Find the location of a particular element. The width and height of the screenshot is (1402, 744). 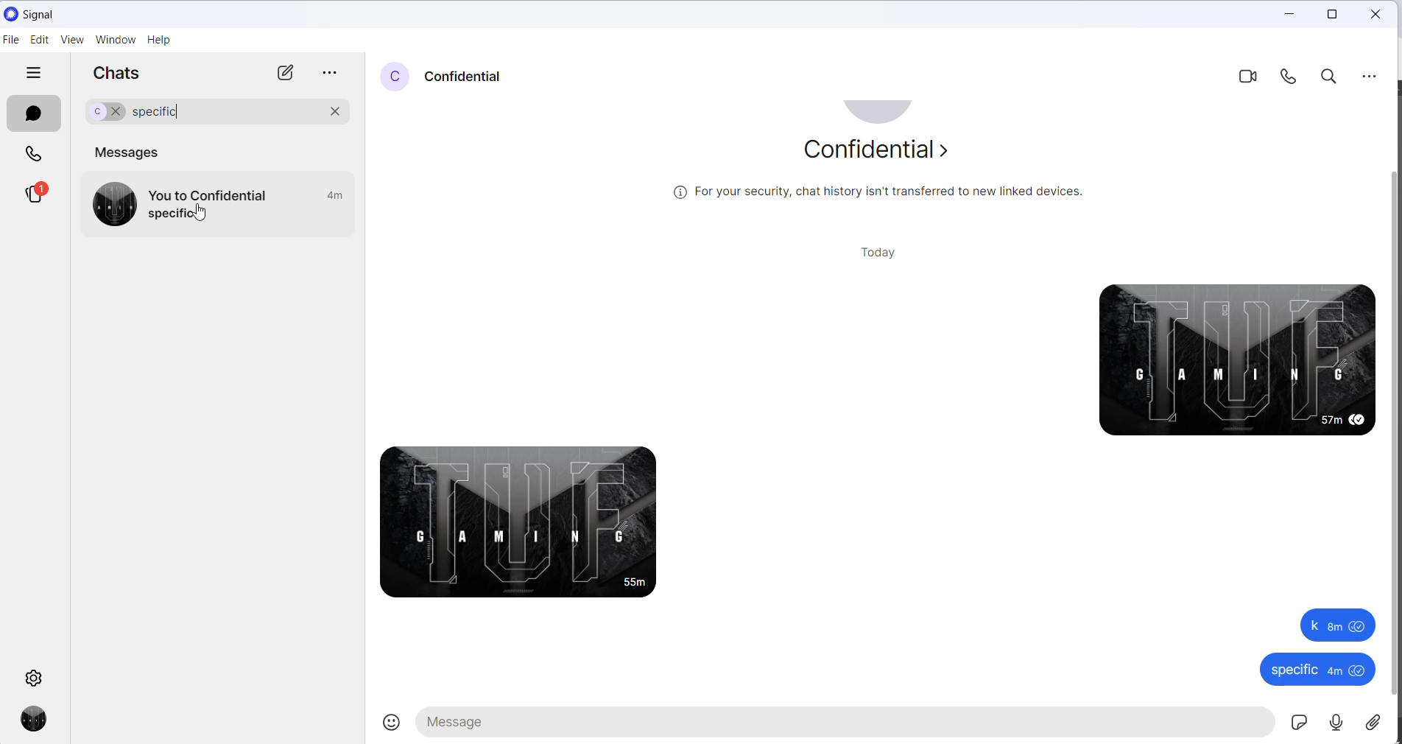

video call is located at coordinates (1248, 77).